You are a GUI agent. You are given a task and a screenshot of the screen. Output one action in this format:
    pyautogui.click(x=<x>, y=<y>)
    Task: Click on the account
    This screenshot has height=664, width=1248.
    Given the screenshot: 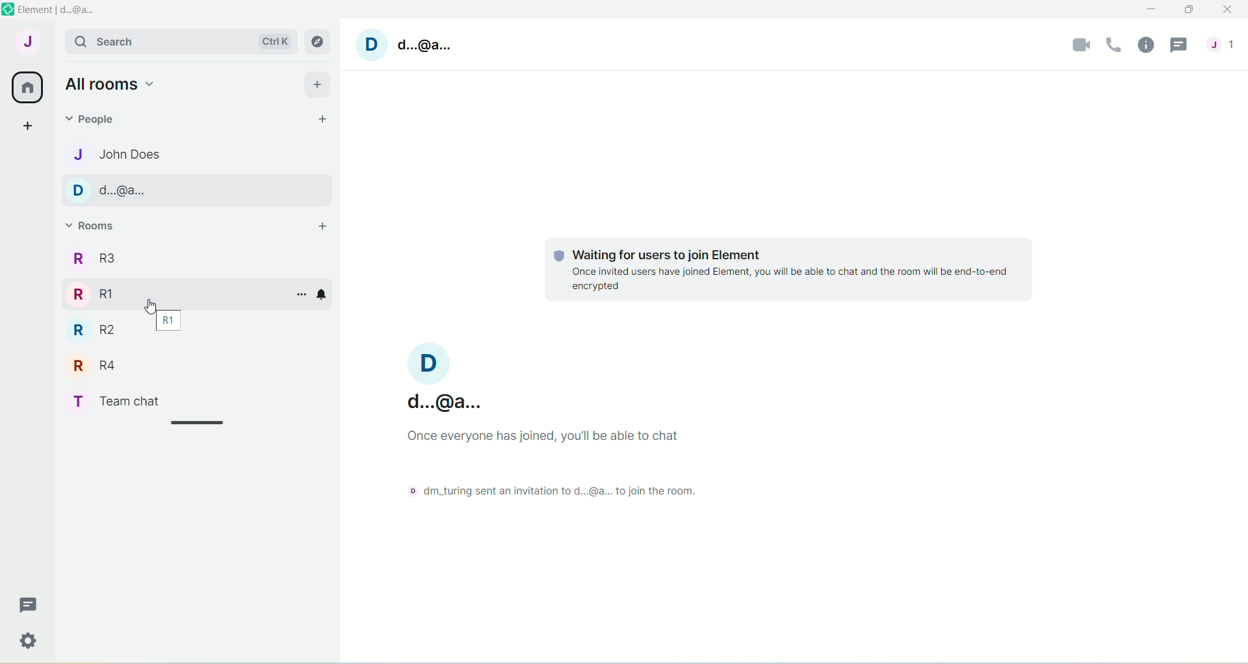 What is the action you would take?
    pyautogui.click(x=410, y=45)
    